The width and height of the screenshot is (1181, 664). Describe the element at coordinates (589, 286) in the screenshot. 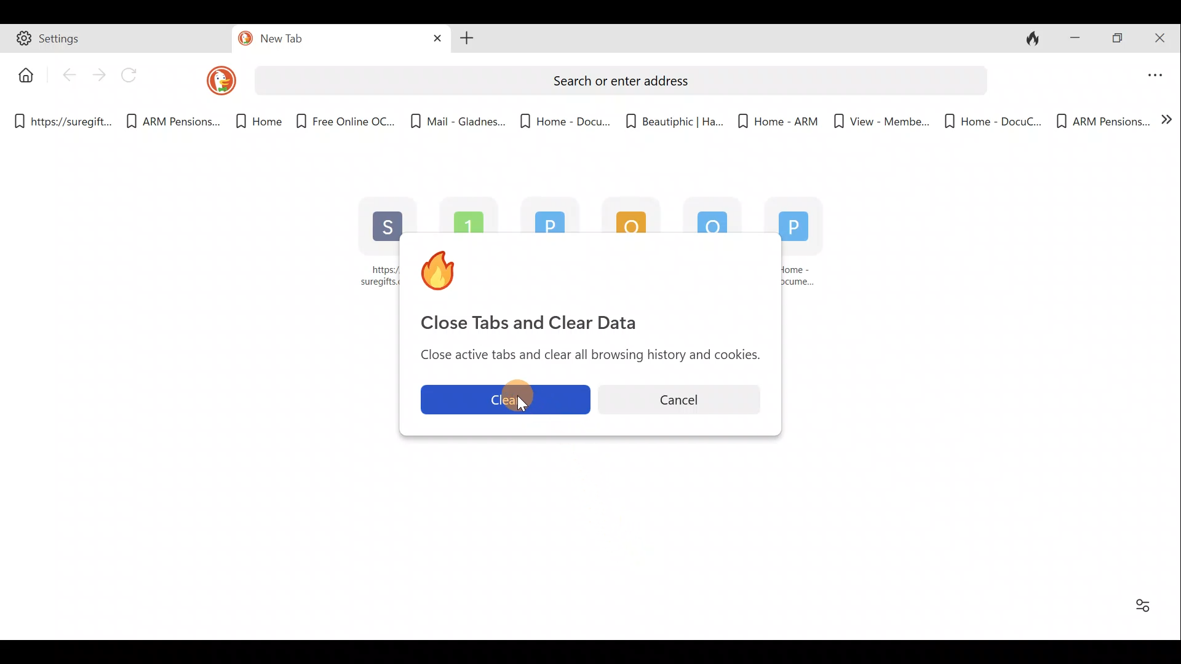

I see `Close tabs and clear data` at that location.